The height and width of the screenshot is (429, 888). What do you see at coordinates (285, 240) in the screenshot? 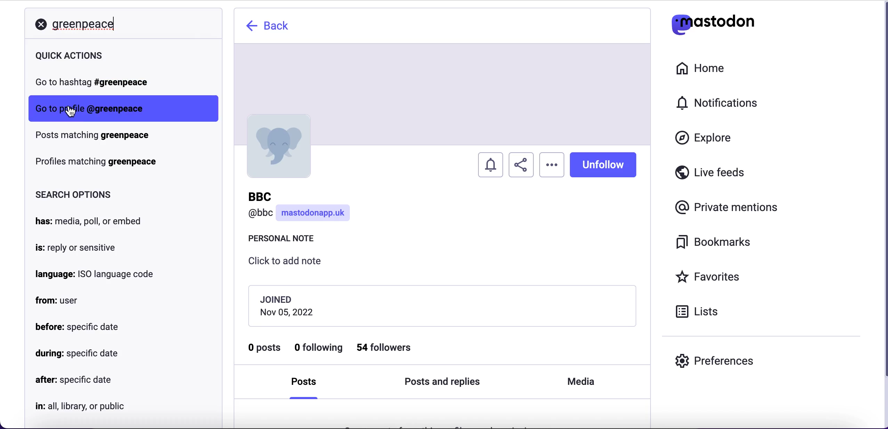
I see `personal note` at bounding box center [285, 240].